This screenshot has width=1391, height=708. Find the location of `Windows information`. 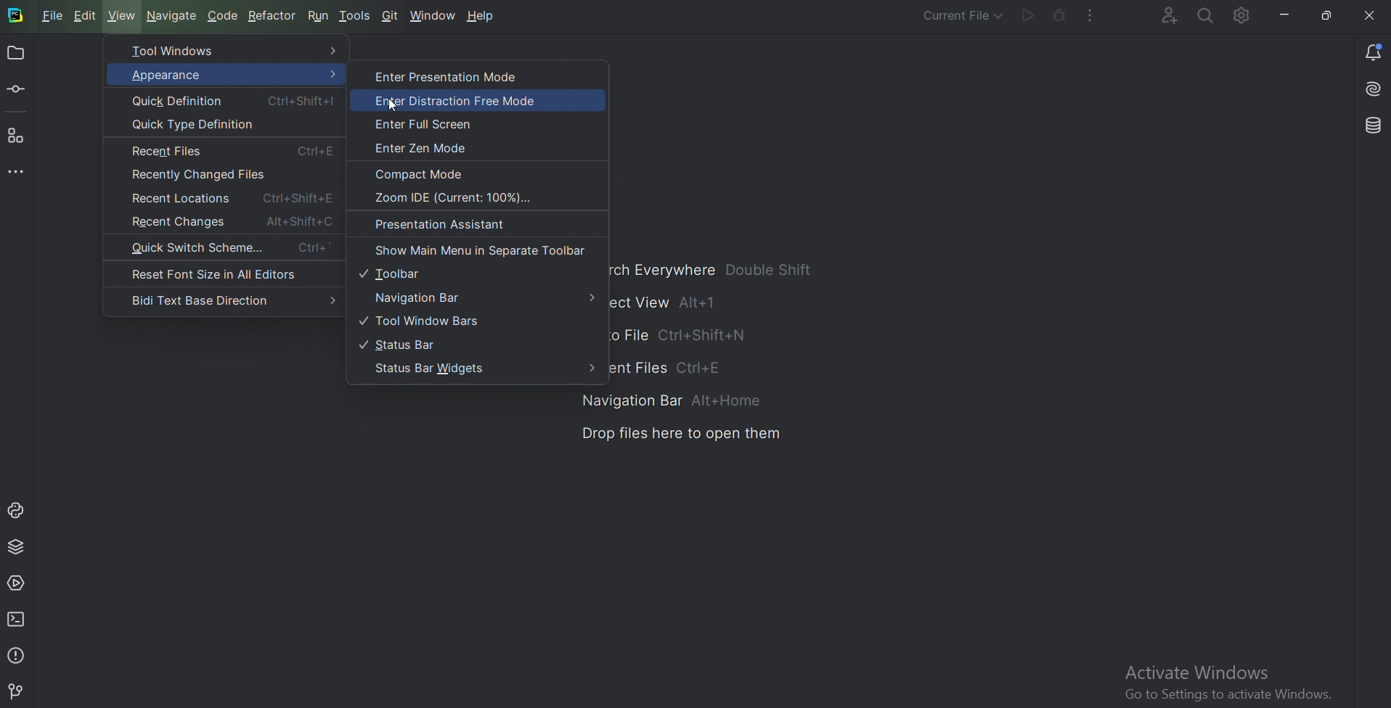

Windows information is located at coordinates (1236, 682).